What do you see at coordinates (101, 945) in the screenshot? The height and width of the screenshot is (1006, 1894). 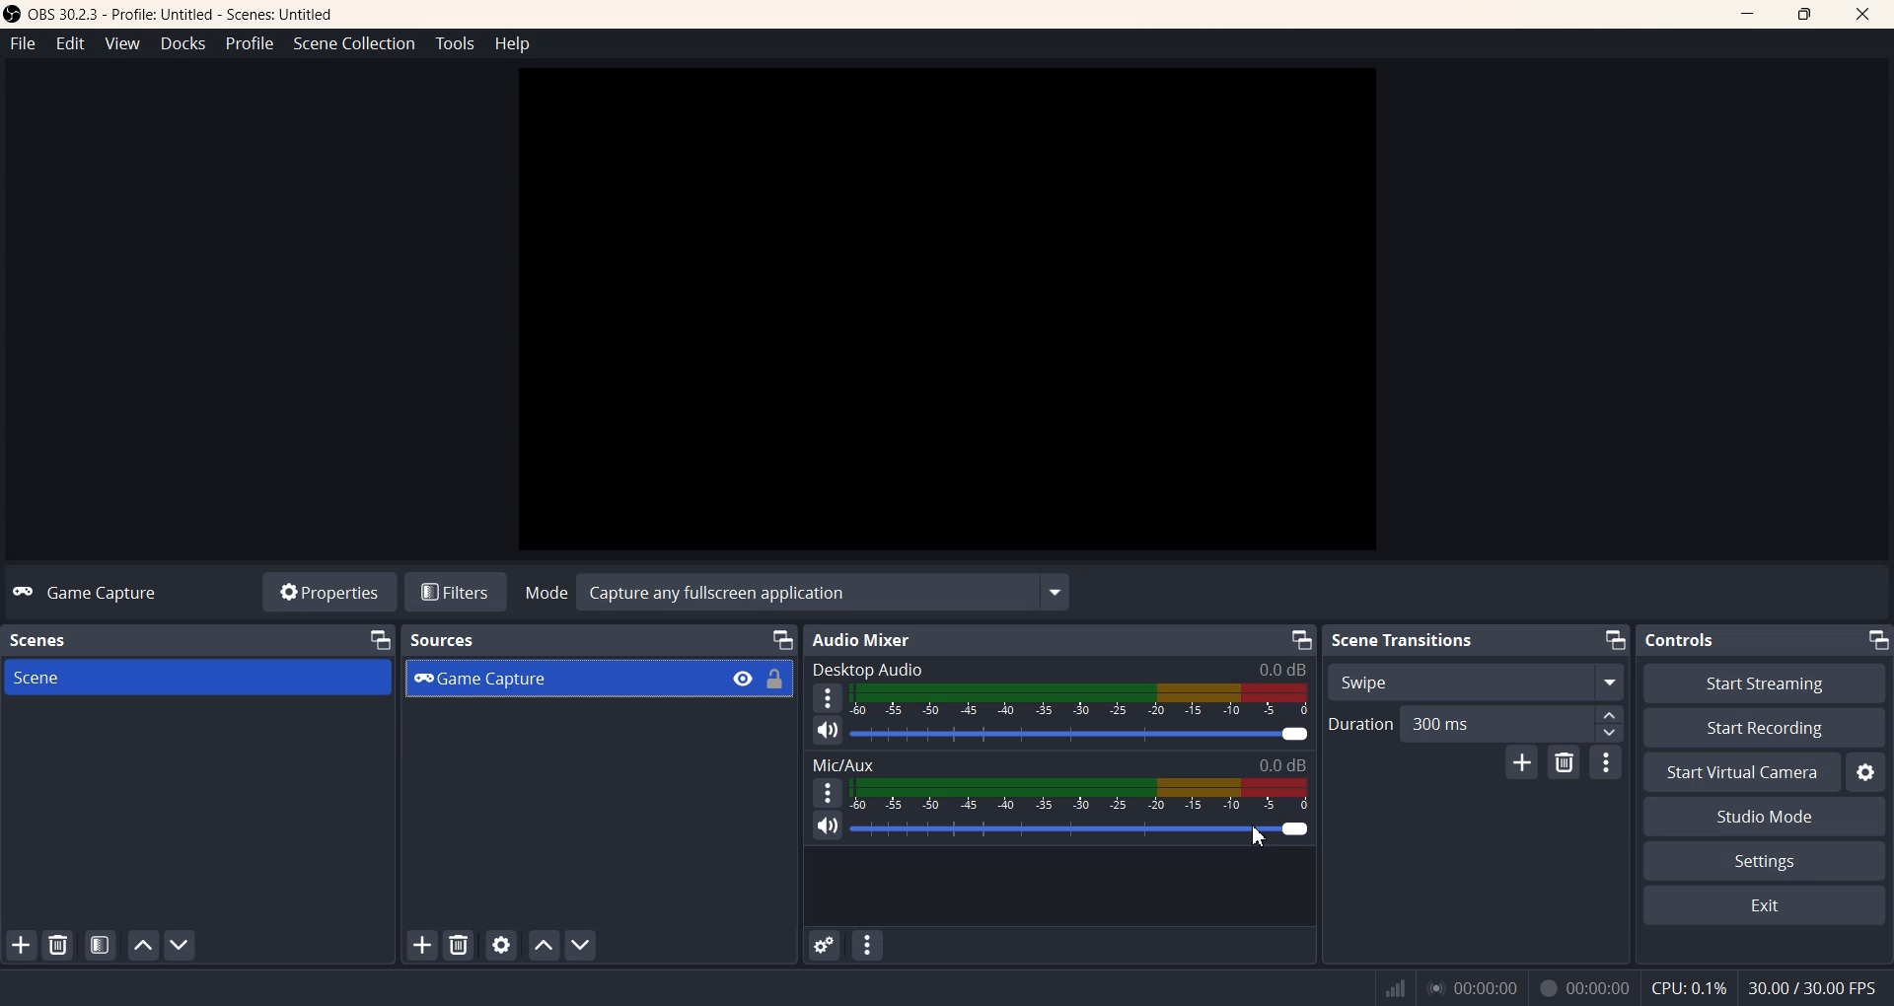 I see `Open Scene Filter` at bounding box center [101, 945].